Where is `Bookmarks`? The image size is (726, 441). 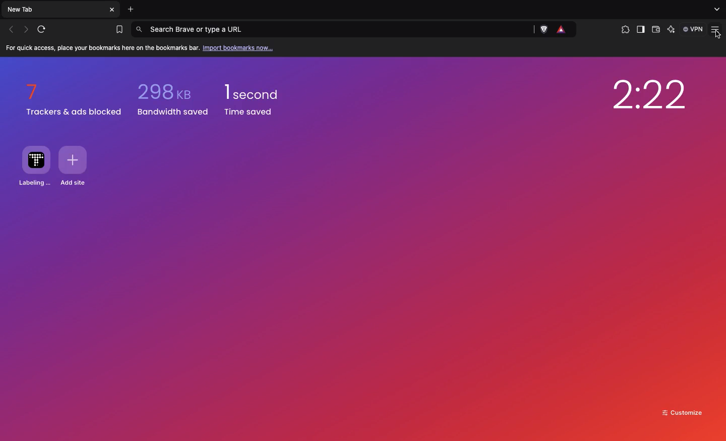
Bookmarks is located at coordinates (118, 30).